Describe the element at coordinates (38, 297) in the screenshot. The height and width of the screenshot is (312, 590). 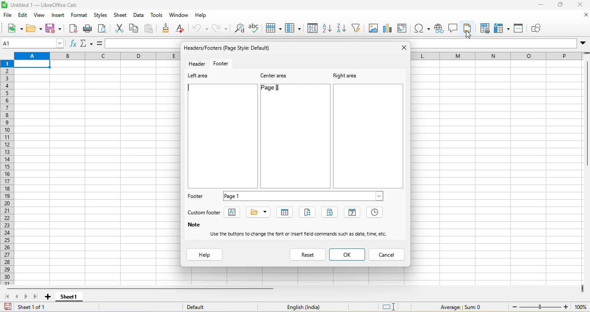
I see `last sheet` at that location.